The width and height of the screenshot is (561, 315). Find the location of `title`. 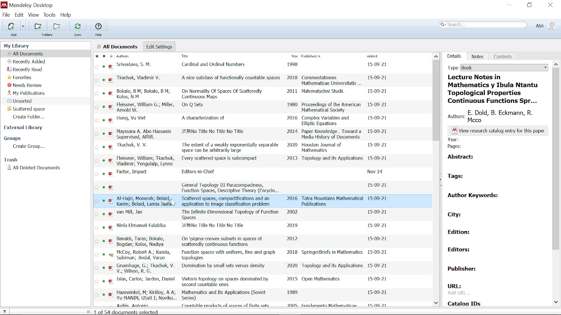

title is located at coordinates (221, 159).